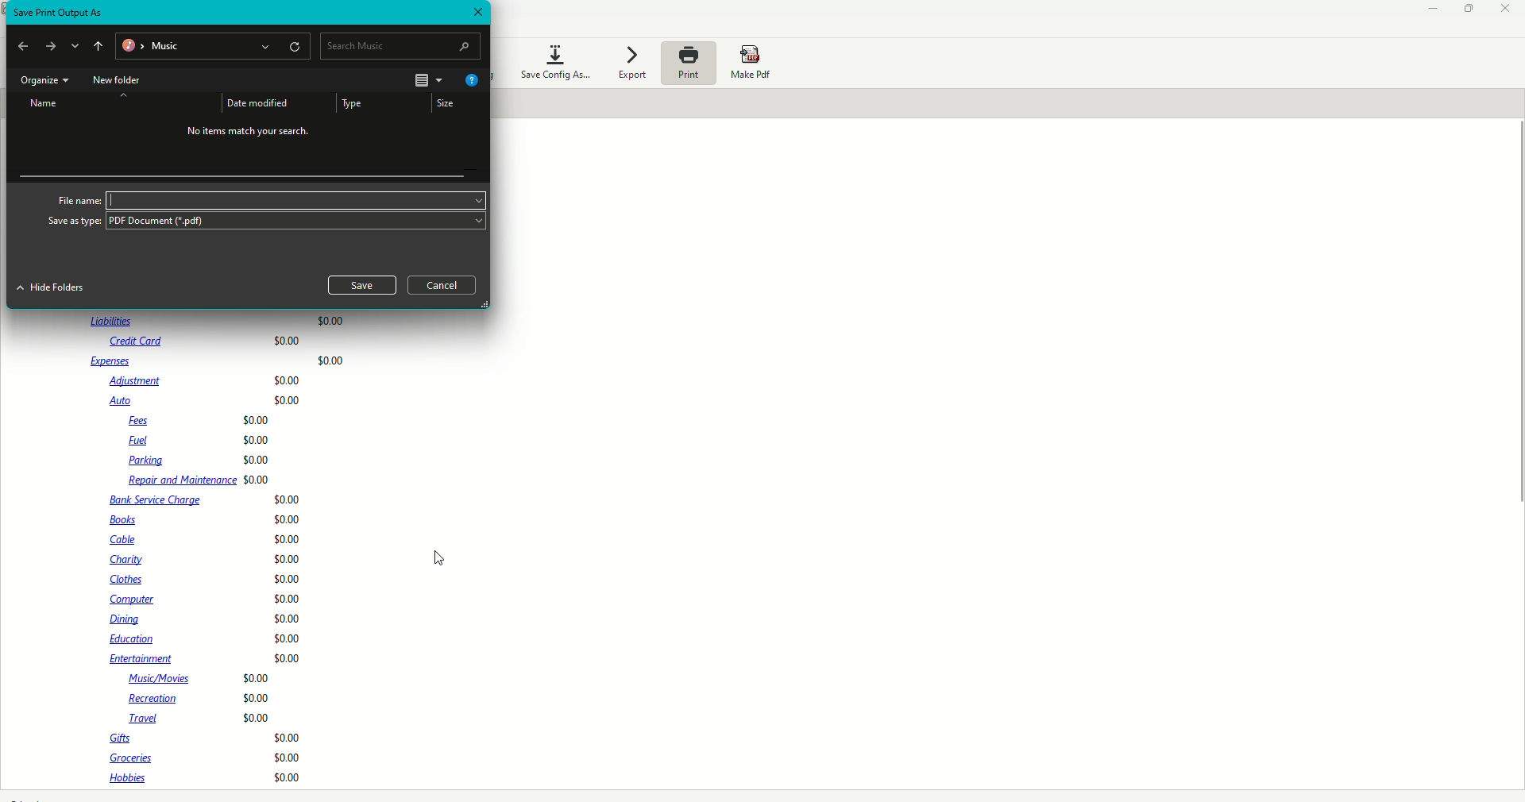 This screenshot has width=1525, height=802. What do you see at coordinates (402, 45) in the screenshot?
I see `Search Bar` at bounding box center [402, 45].